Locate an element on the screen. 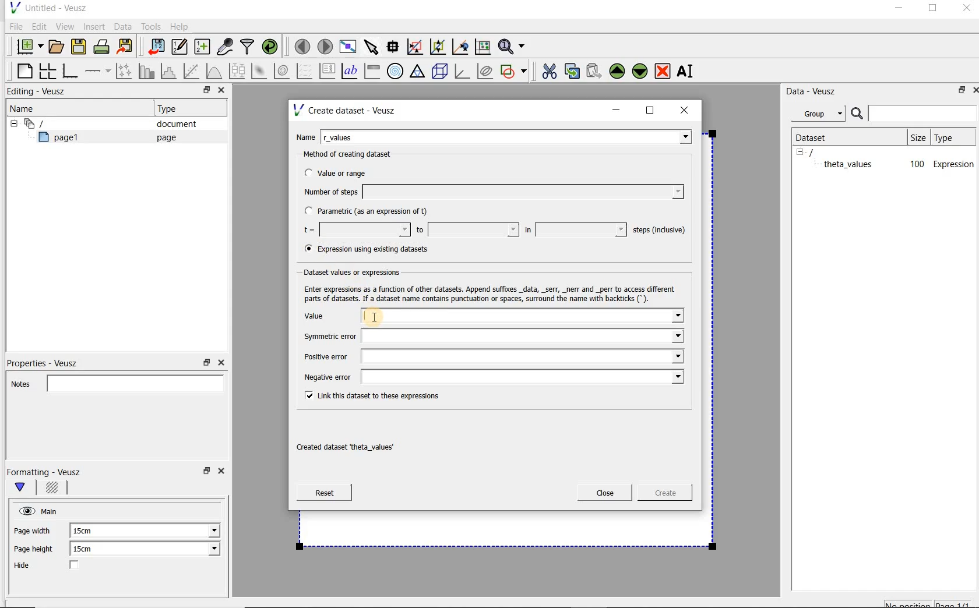  click to recenter graph axes is located at coordinates (461, 47).